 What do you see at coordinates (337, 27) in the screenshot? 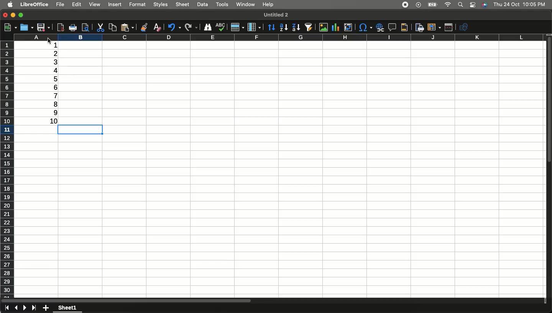
I see `Insert chart` at bounding box center [337, 27].